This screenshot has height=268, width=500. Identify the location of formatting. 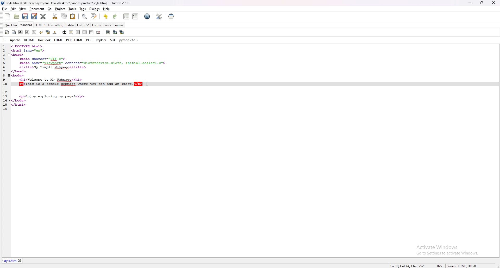
(56, 25).